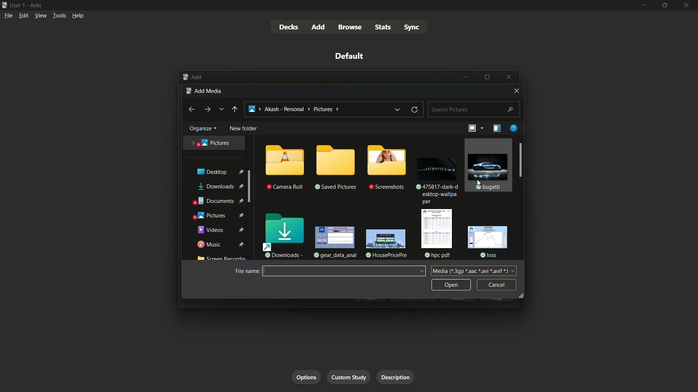 The height and width of the screenshot is (392, 698). Describe the element at coordinates (665, 5) in the screenshot. I see `maximize` at that location.